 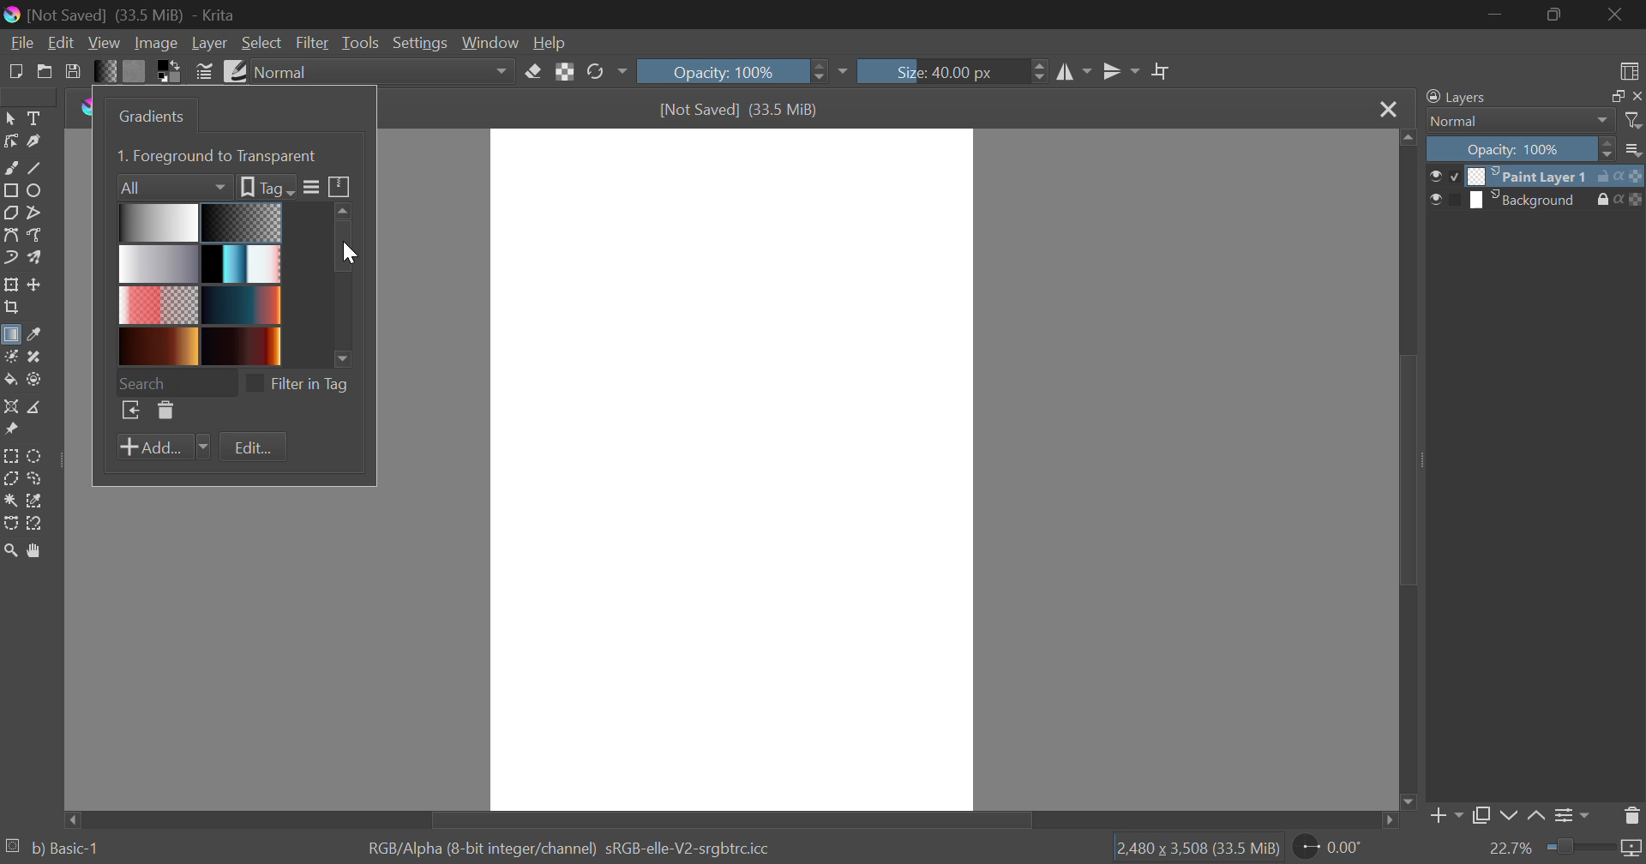 What do you see at coordinates (1511, 121) in the screenshot?
I see `Normal` at bounding box center [1511, 121].